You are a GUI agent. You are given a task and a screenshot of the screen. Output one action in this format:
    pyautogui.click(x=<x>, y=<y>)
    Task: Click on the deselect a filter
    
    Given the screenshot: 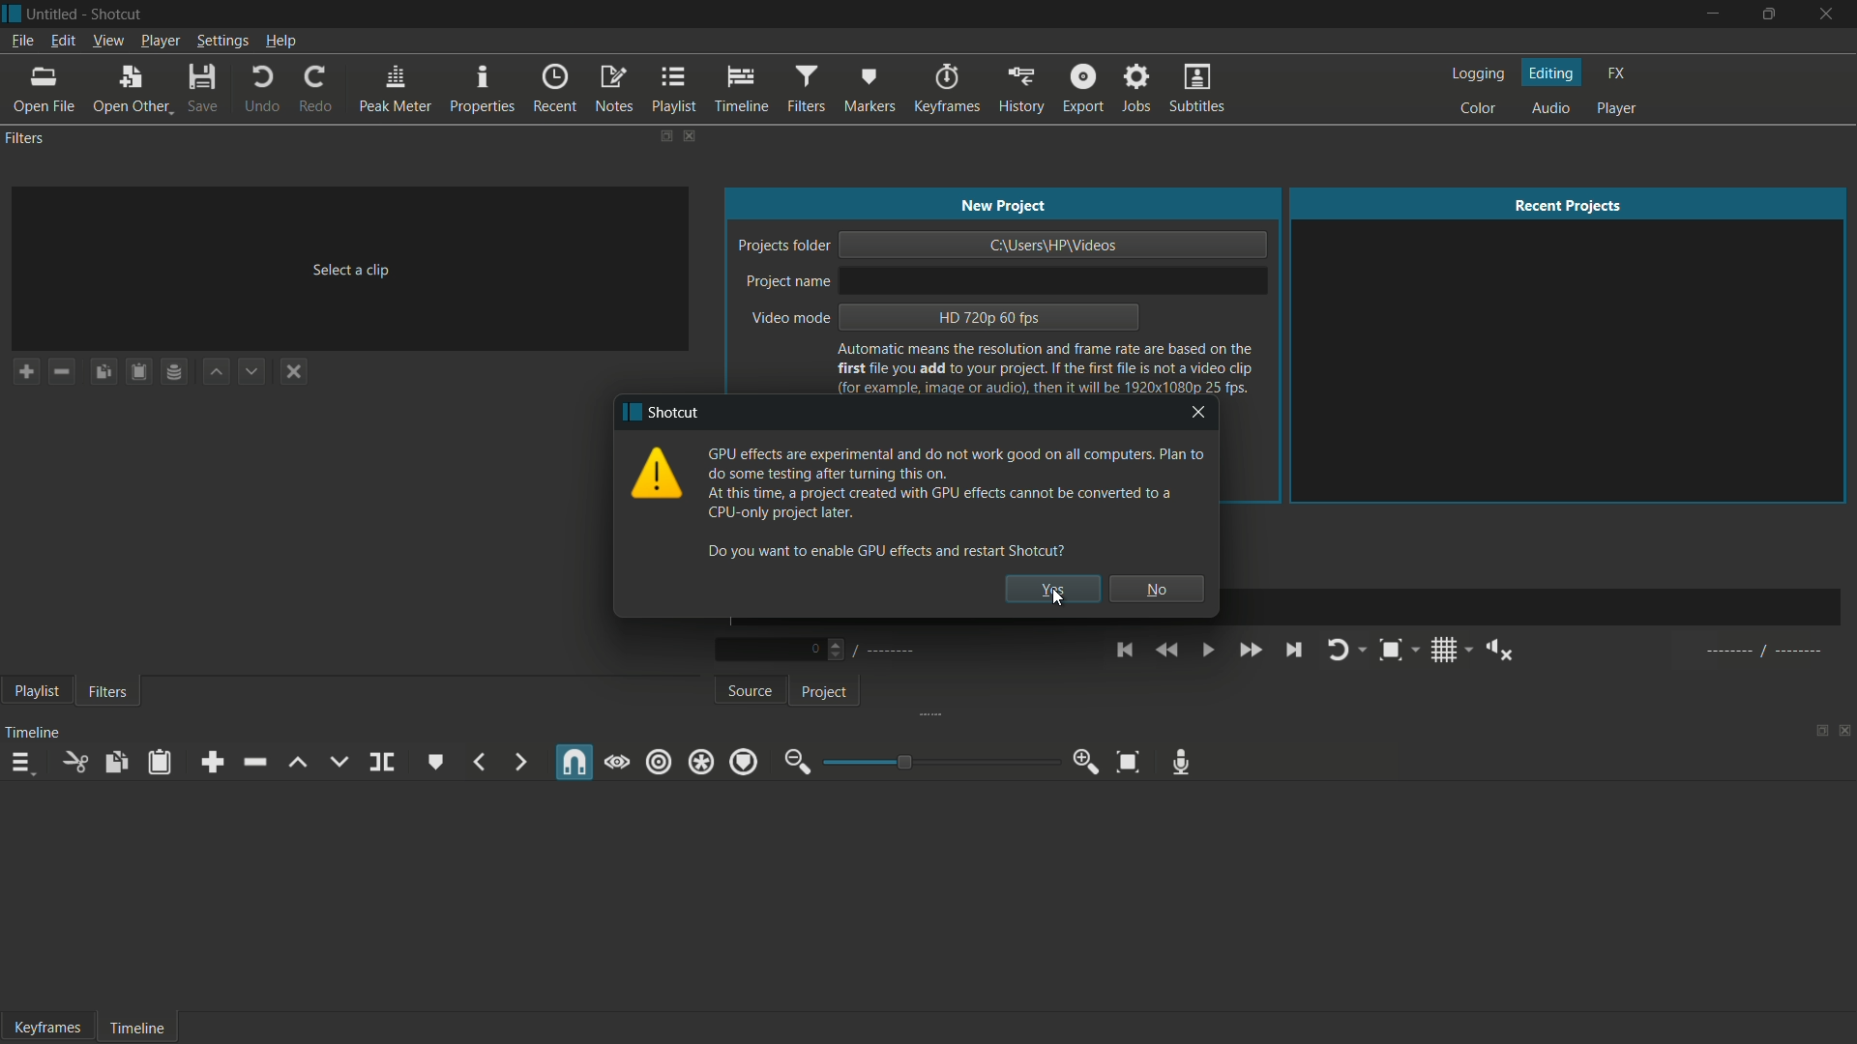 What is the action you would take?
    pyautogui.click(x=296, y=371)
    